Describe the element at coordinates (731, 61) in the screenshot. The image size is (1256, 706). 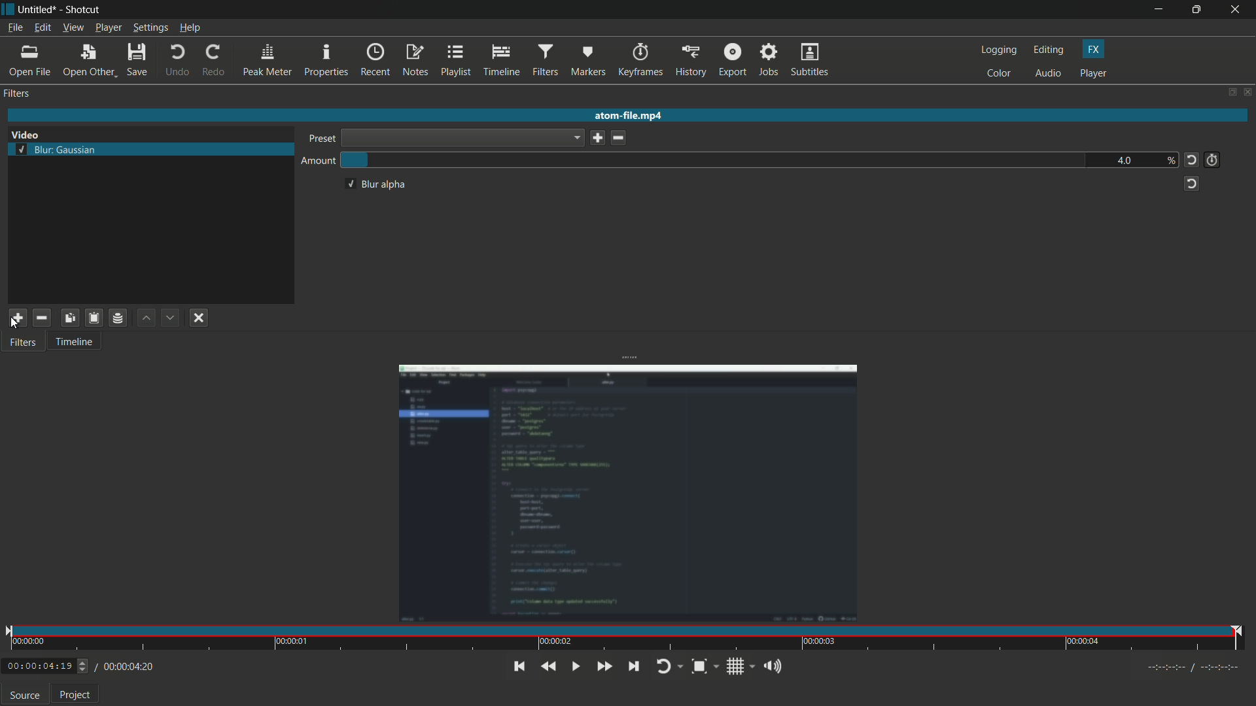
I see `export` at that location.